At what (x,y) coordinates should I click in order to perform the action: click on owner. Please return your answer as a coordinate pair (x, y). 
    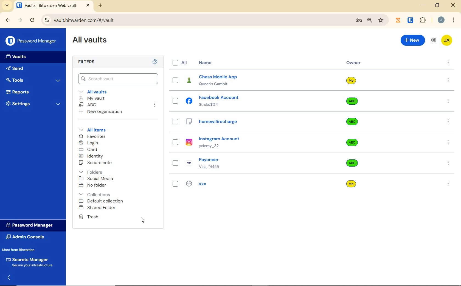
    Looking at the image, I should click on (354, 63).